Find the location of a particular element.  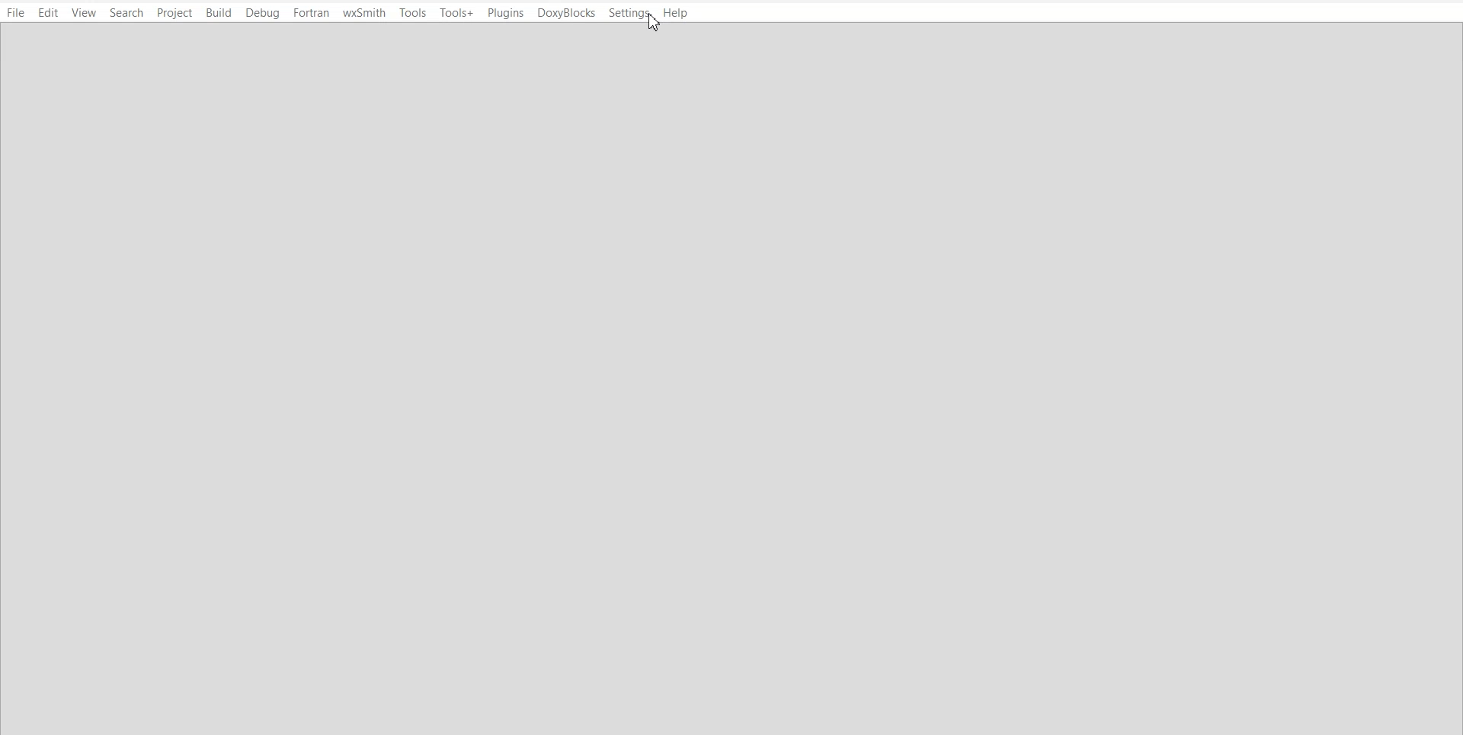

Tools is located at coordinates (413, 12).